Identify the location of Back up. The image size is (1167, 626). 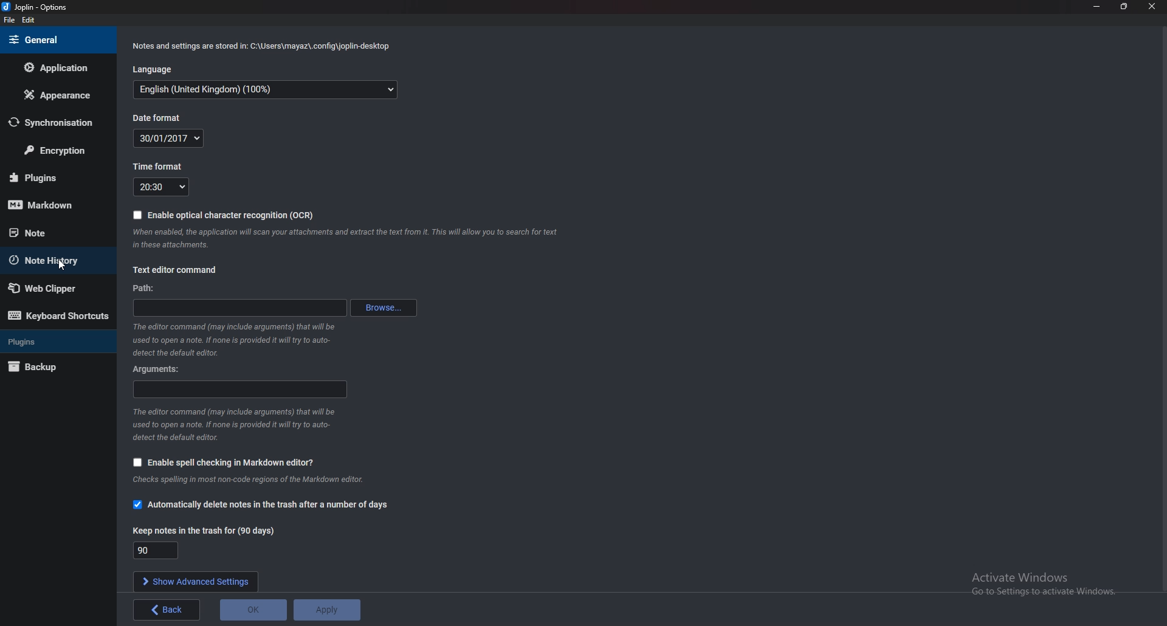
(49, 368).